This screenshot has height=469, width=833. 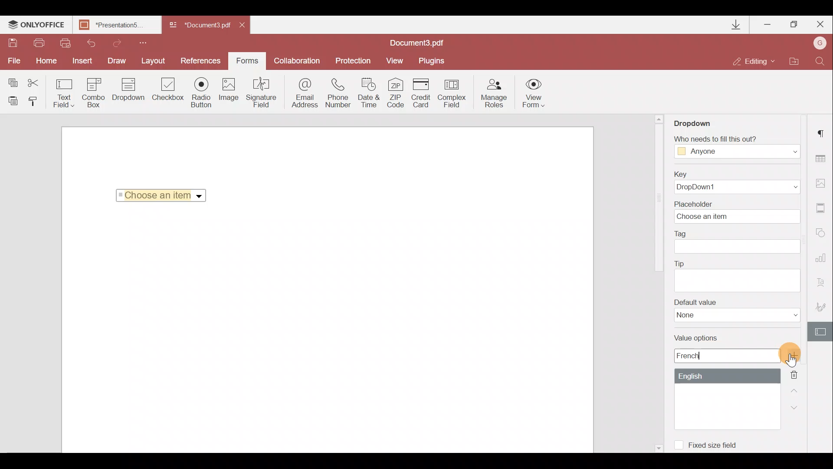 What do you see at coordinates (453, 93) in the screenshot?
I see `Complex field` at bounding box center [453, 93].